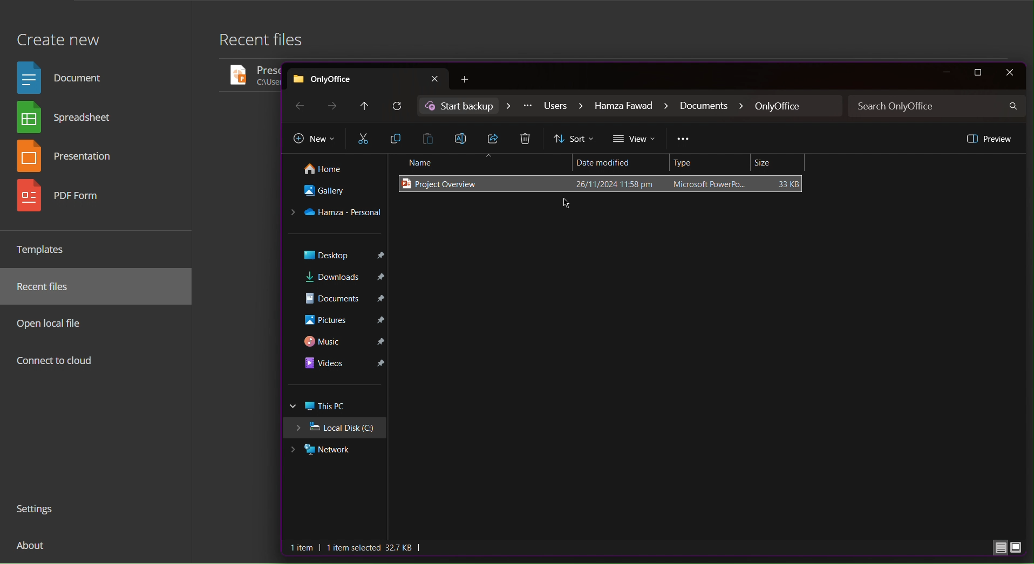  What do you see at coordinates (332, 451) in the screenshot?
I see `network` at bounding box center [332, 451].